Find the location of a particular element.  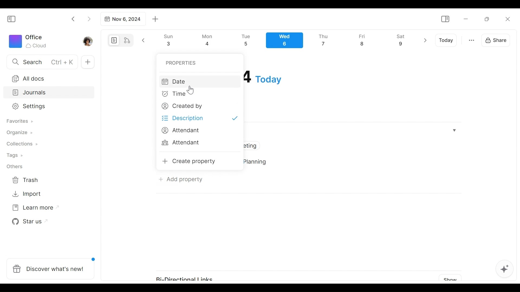

Share is located at coordinates (498, 39).